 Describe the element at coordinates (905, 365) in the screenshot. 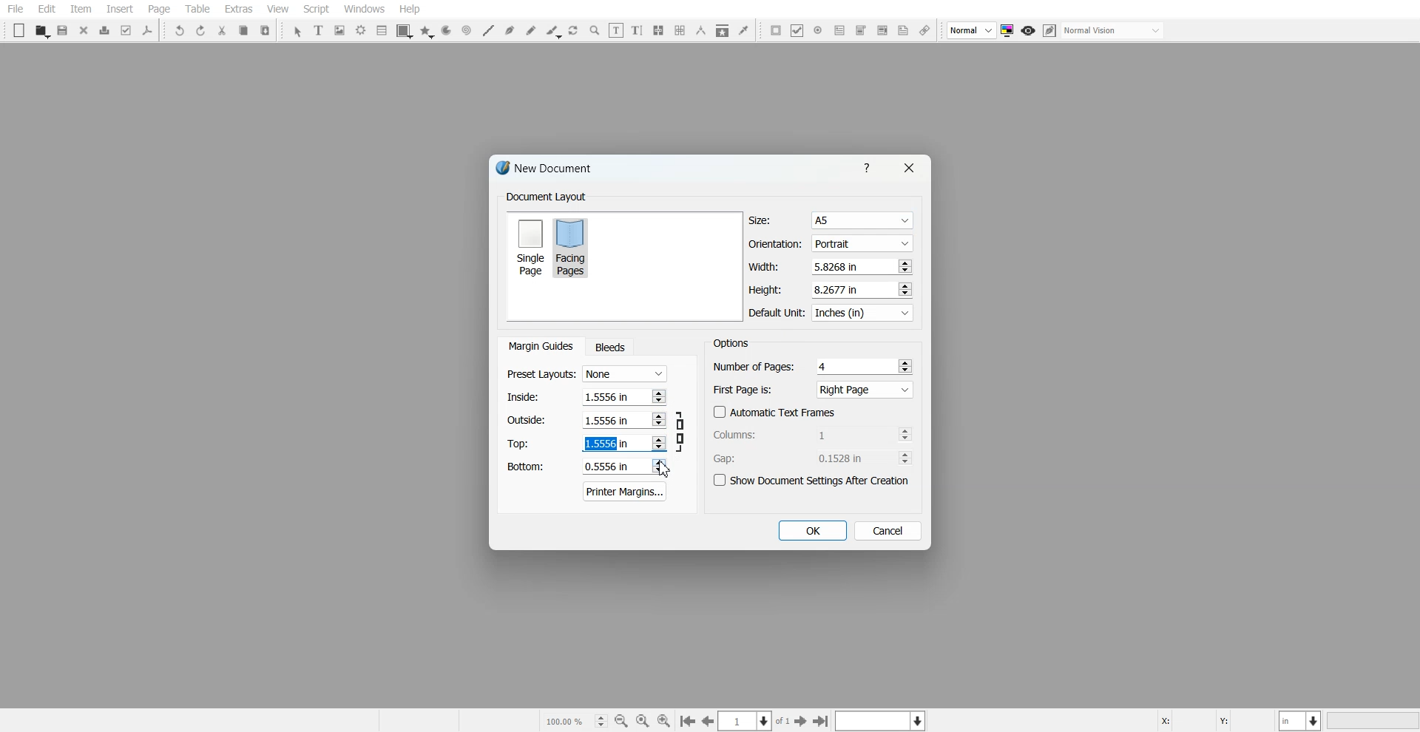

I see `Increase and decrease No. ` at that location.